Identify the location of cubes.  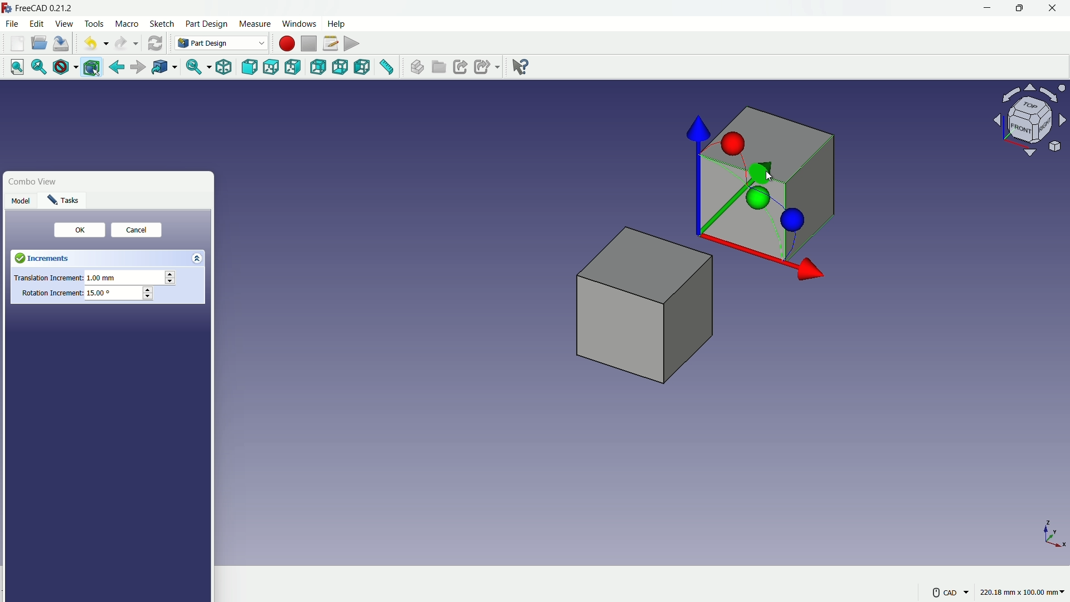
(677, 247).